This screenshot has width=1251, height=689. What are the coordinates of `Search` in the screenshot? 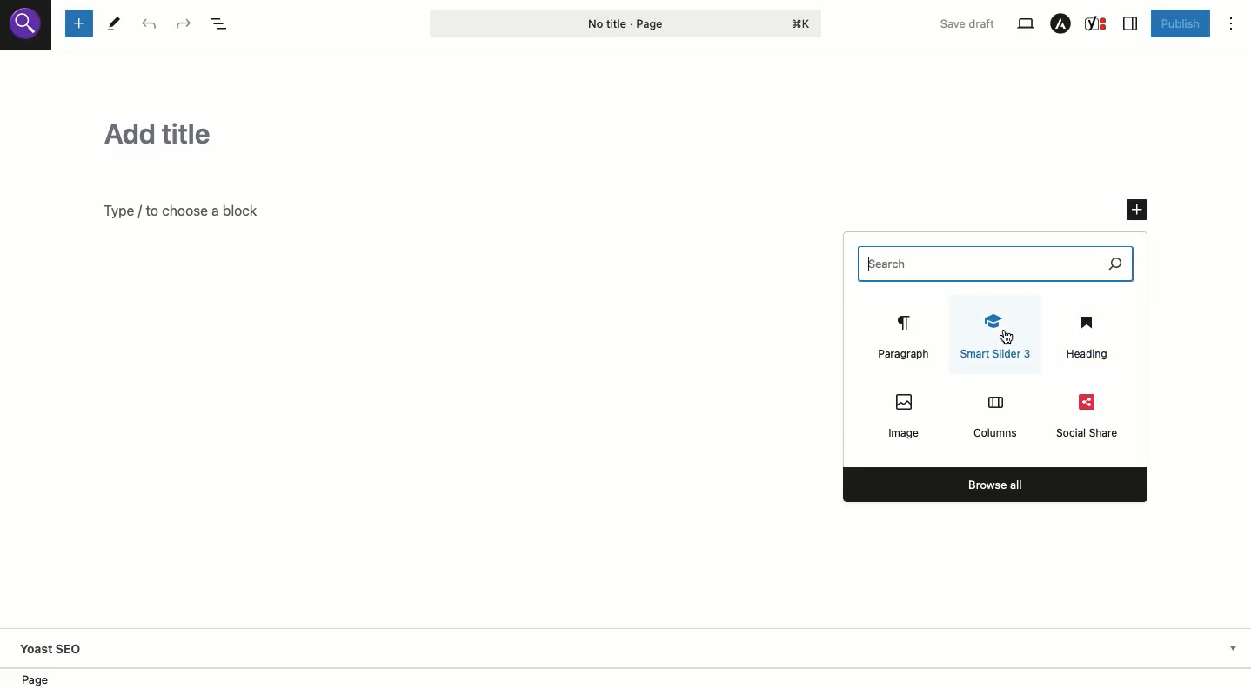 It's located at (1010, 264).